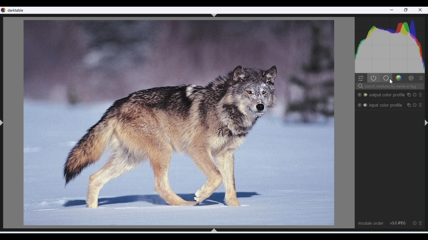  What do you see at coordinates (392, 10) in the screenshot?
I see `Minimise` at bounding box center [392, 10].